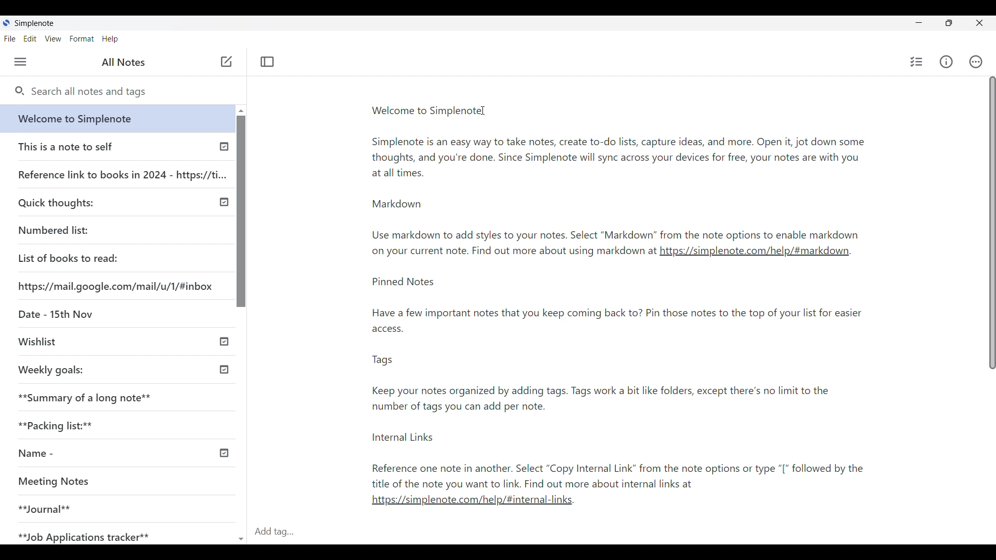  I want to click on Help menu, so click(110, 39).